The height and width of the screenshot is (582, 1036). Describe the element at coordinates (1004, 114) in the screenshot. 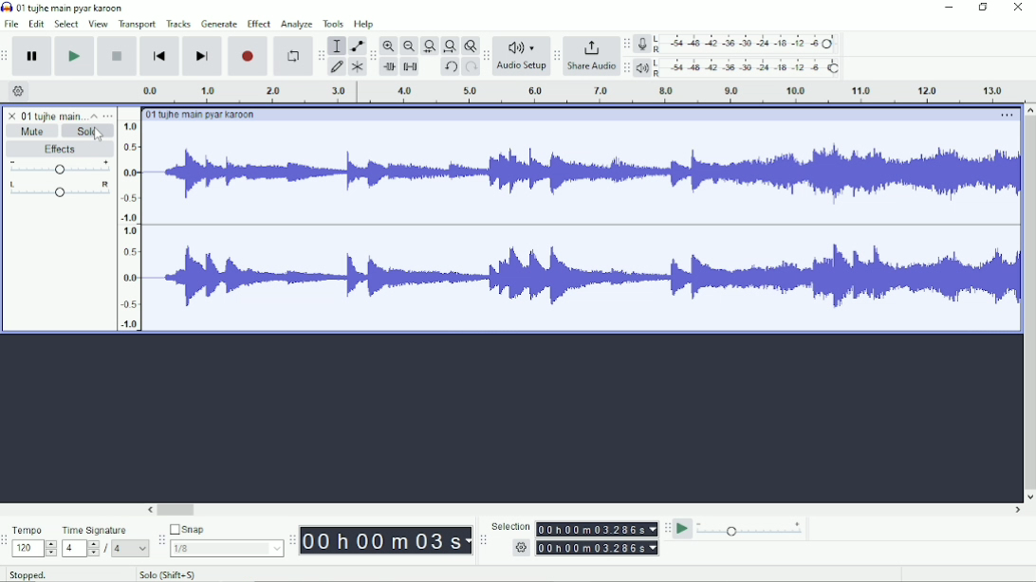

I see `More options` at that location.